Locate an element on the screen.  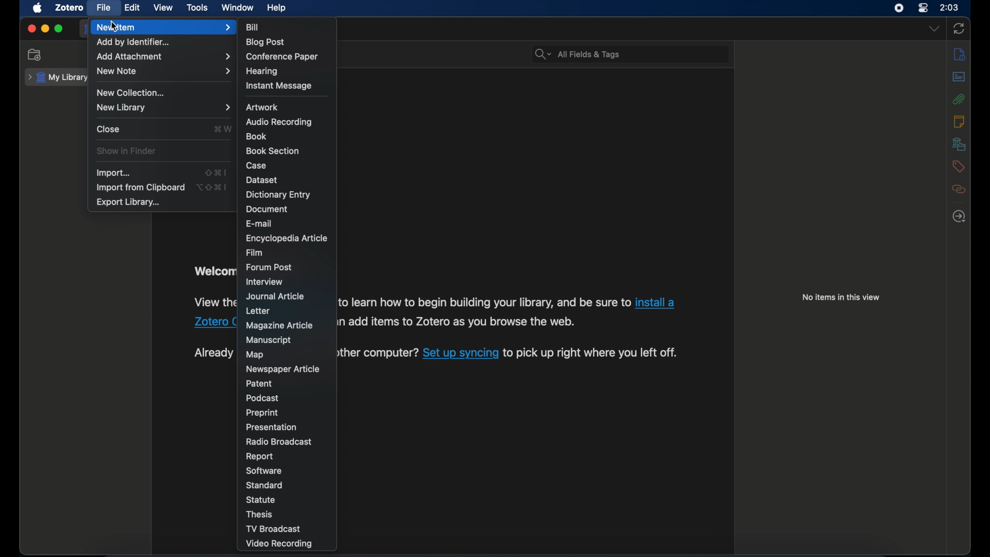
 is located at coordinates (204, 323).